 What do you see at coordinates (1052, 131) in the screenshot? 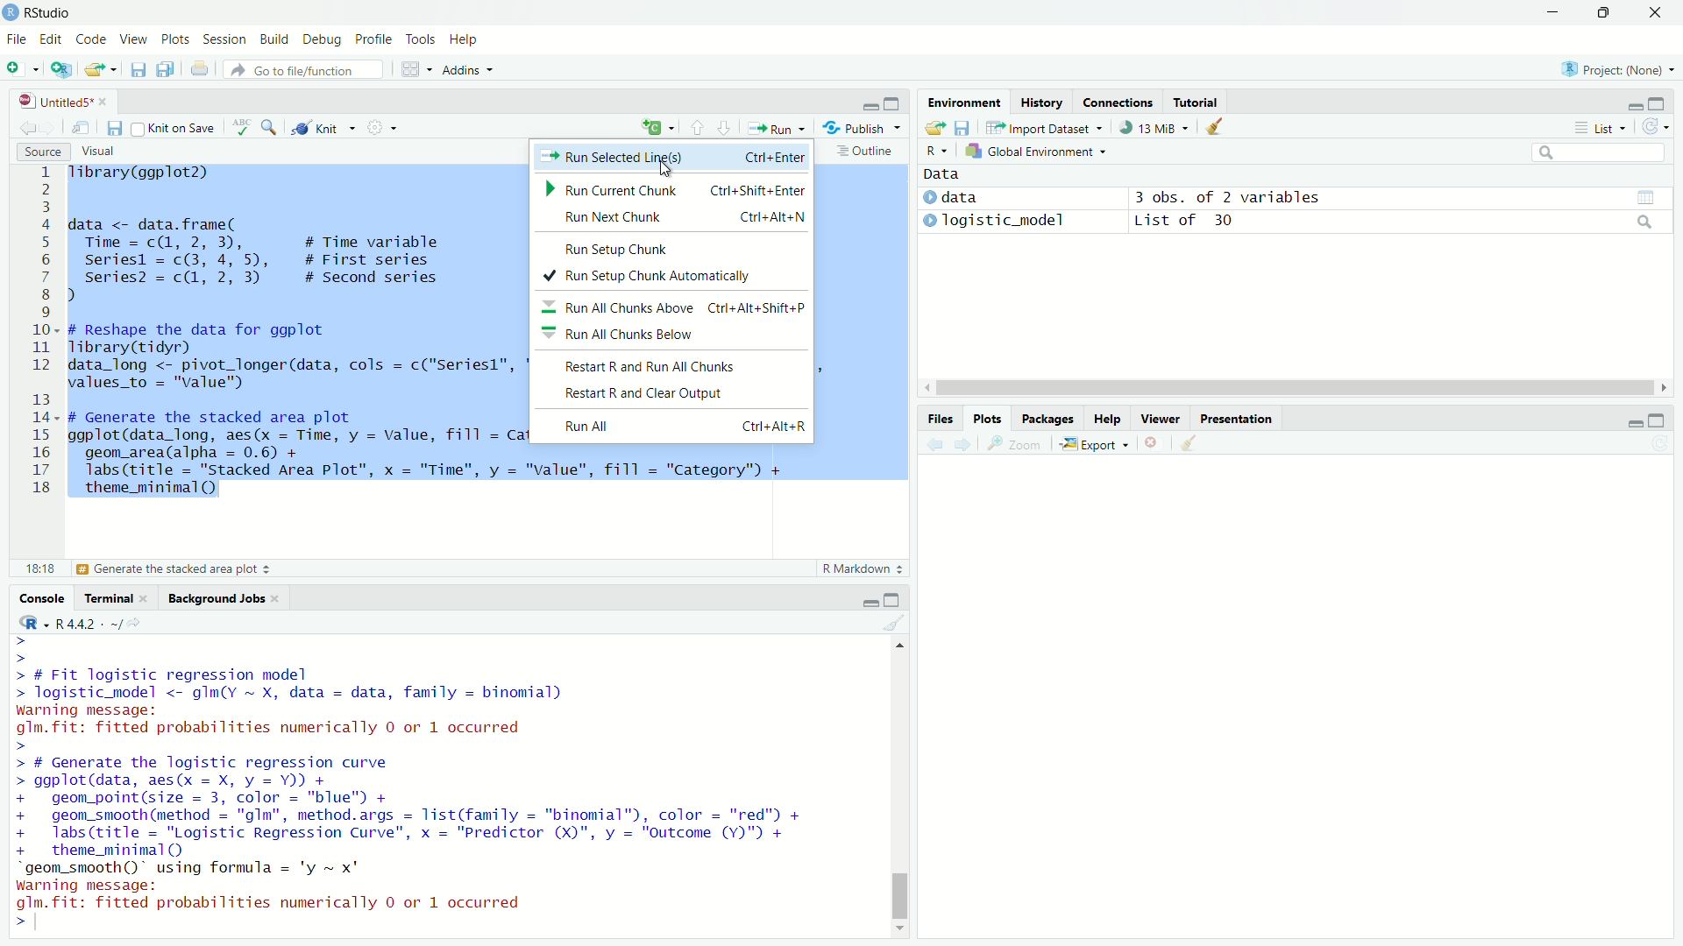
I see `Import Dataset` at bounding box center [1052, 131].